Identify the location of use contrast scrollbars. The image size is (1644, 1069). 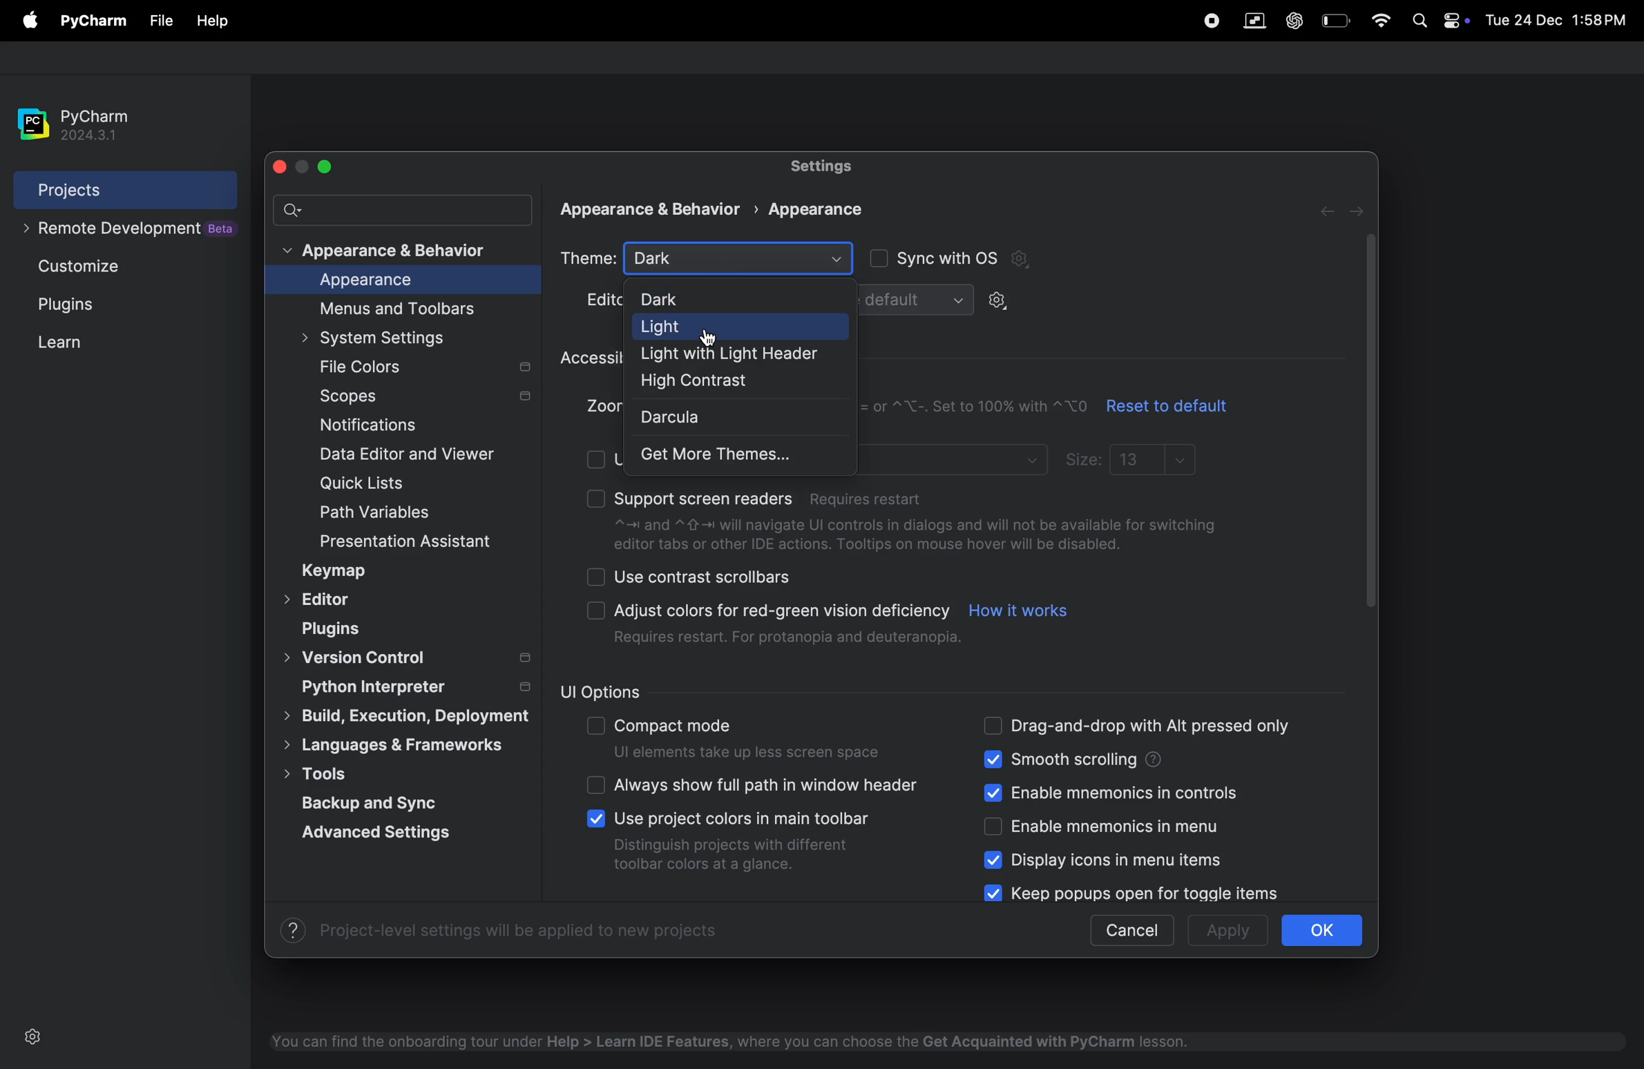
(712, 578).